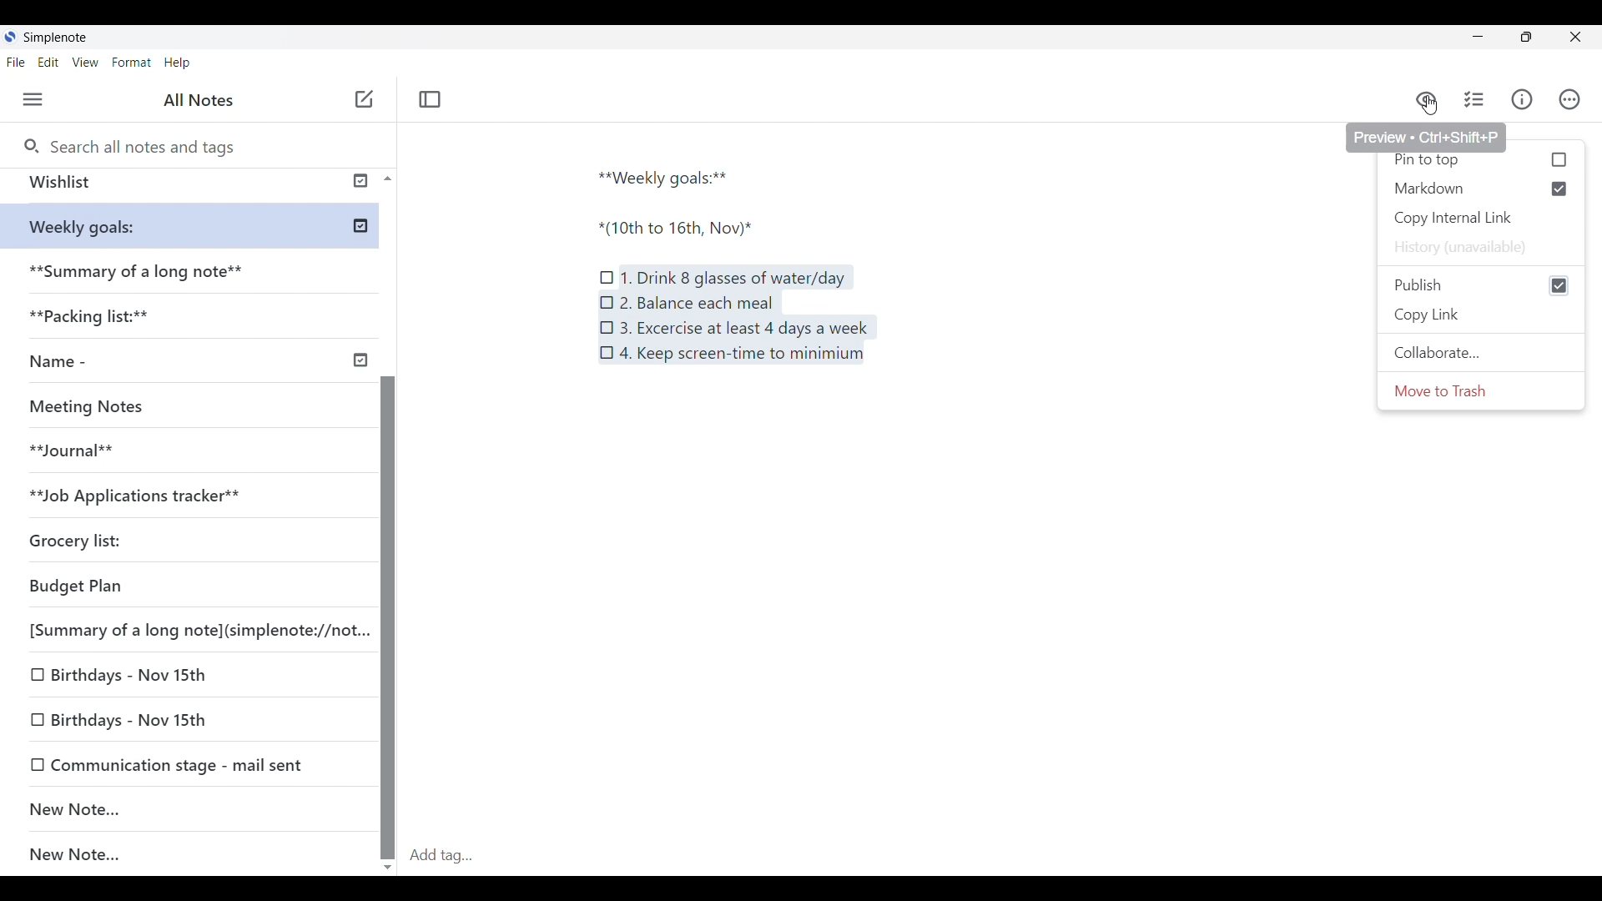 The height and width of the screenshot is (901, 1602). I want to click on **Packaging list:**, so click(103, 321).